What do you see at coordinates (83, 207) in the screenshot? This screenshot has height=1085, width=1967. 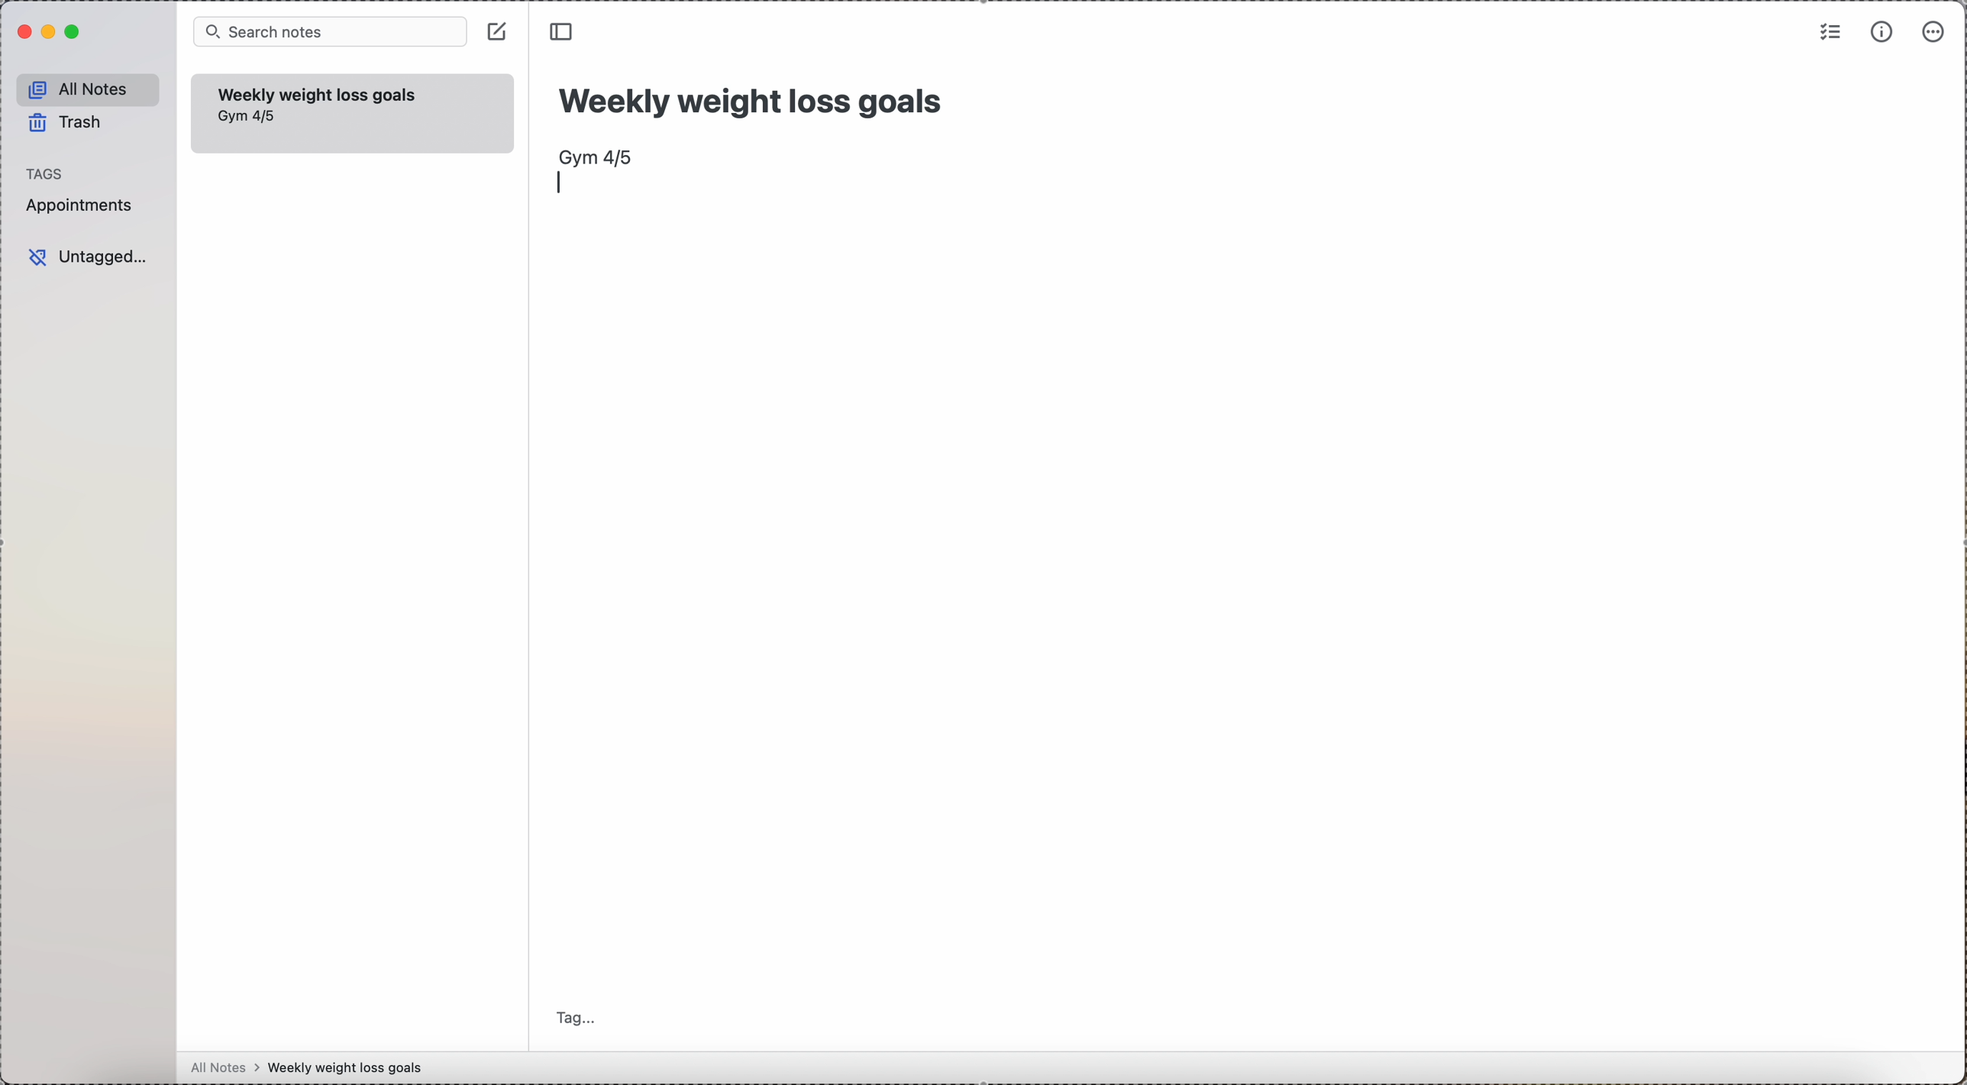 I see `appointments` at bounding box center [83, 207].